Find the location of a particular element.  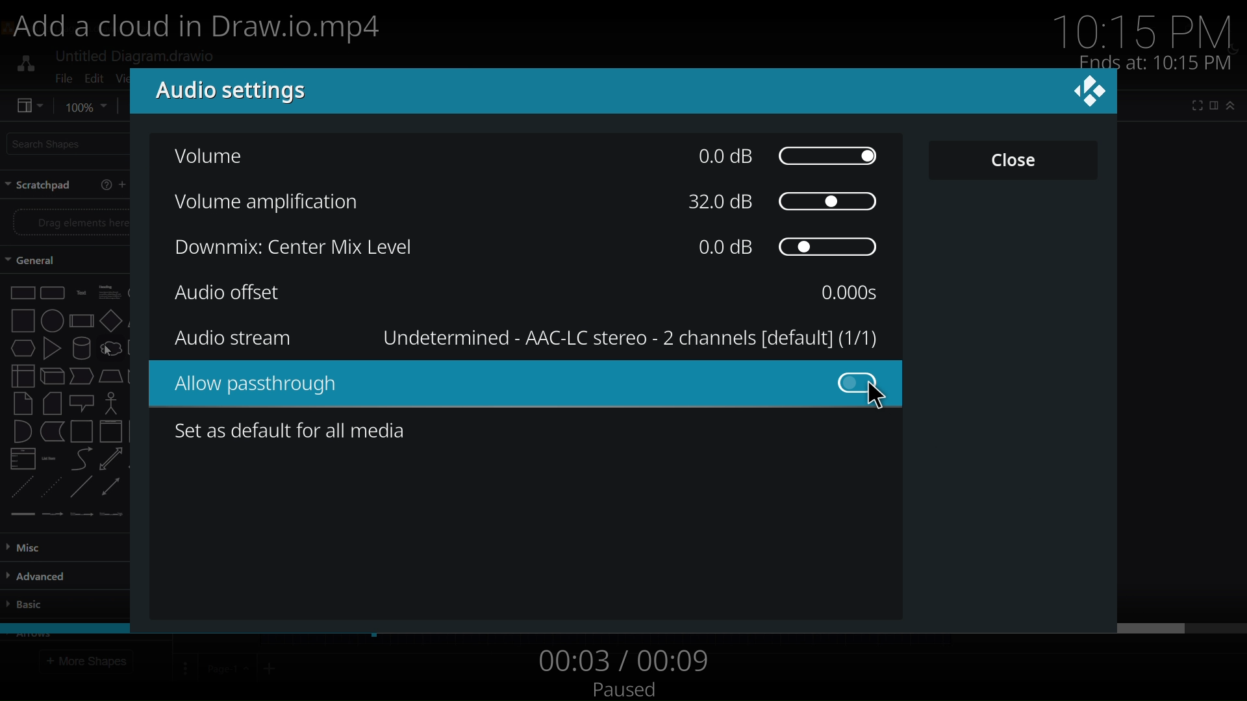

Ends at: 10:15 PM is located at coordinates (1153, 62).